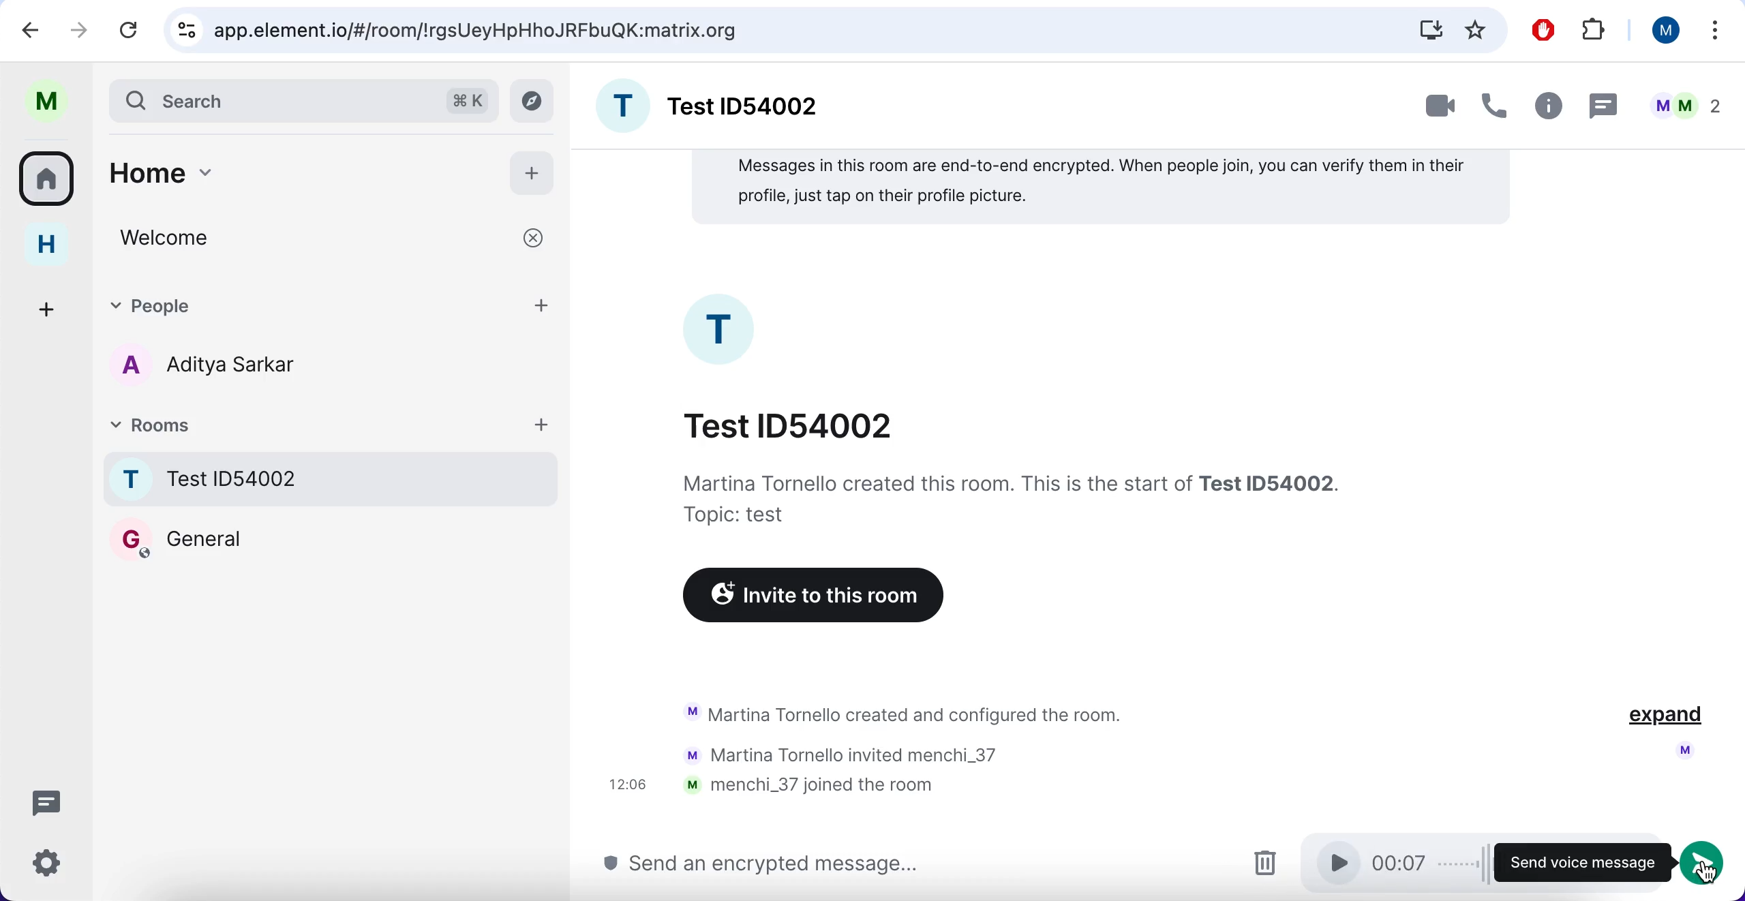  Describe the element at coordinates (480, 31) in the screenshot. I see `google search` at that location.